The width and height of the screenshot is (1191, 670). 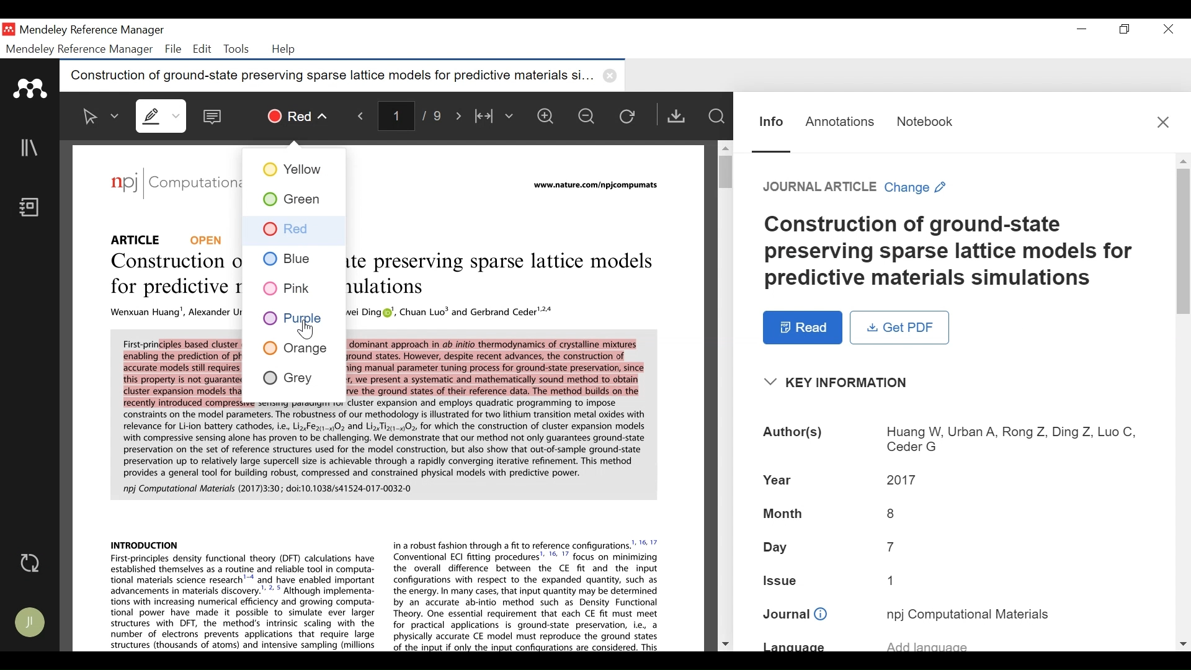 I want to click on Highlight text, so click(x=161, y=116).